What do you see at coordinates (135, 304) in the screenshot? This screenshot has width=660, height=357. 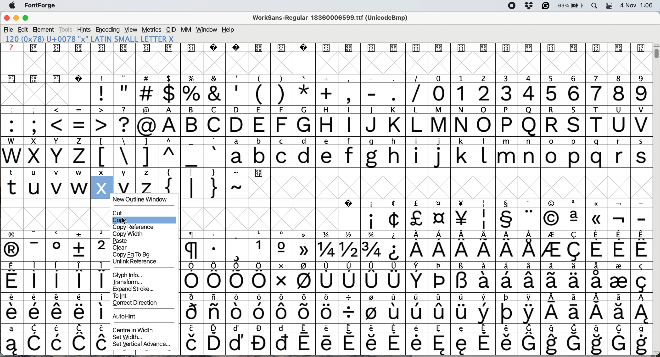 I see `correct direction` at bounding box center [135, 304].